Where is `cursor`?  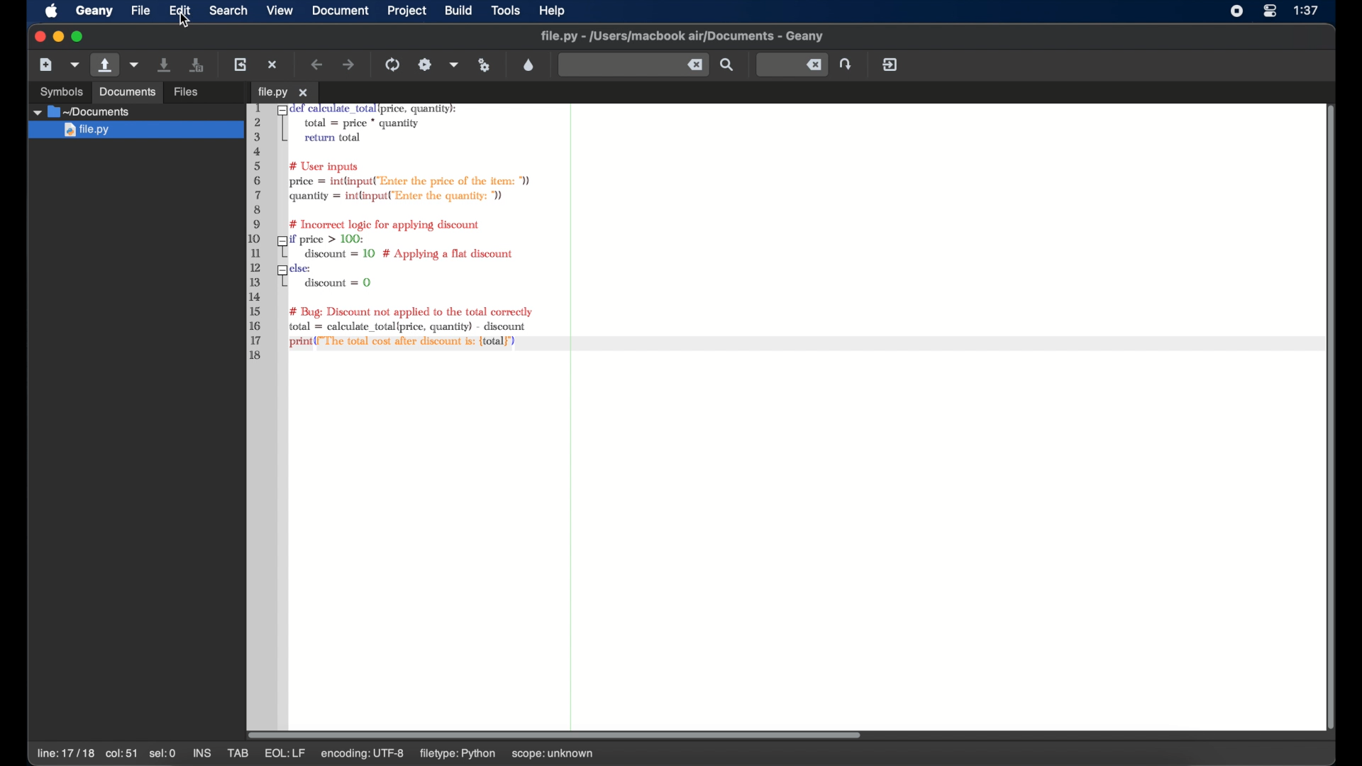 cursor is located at coordinates (186, 22).